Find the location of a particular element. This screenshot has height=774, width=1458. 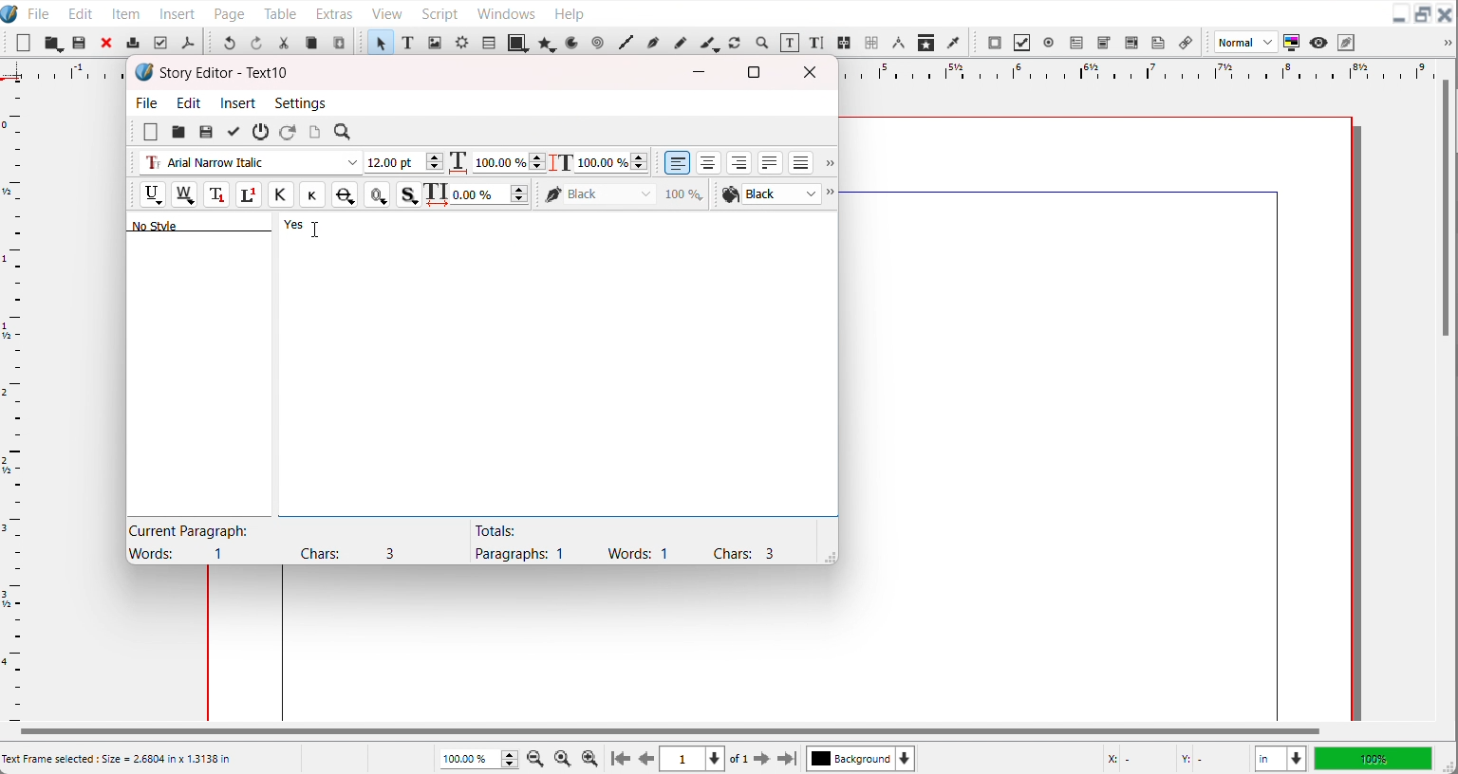

Maximize is located at coordinates (754, 71).